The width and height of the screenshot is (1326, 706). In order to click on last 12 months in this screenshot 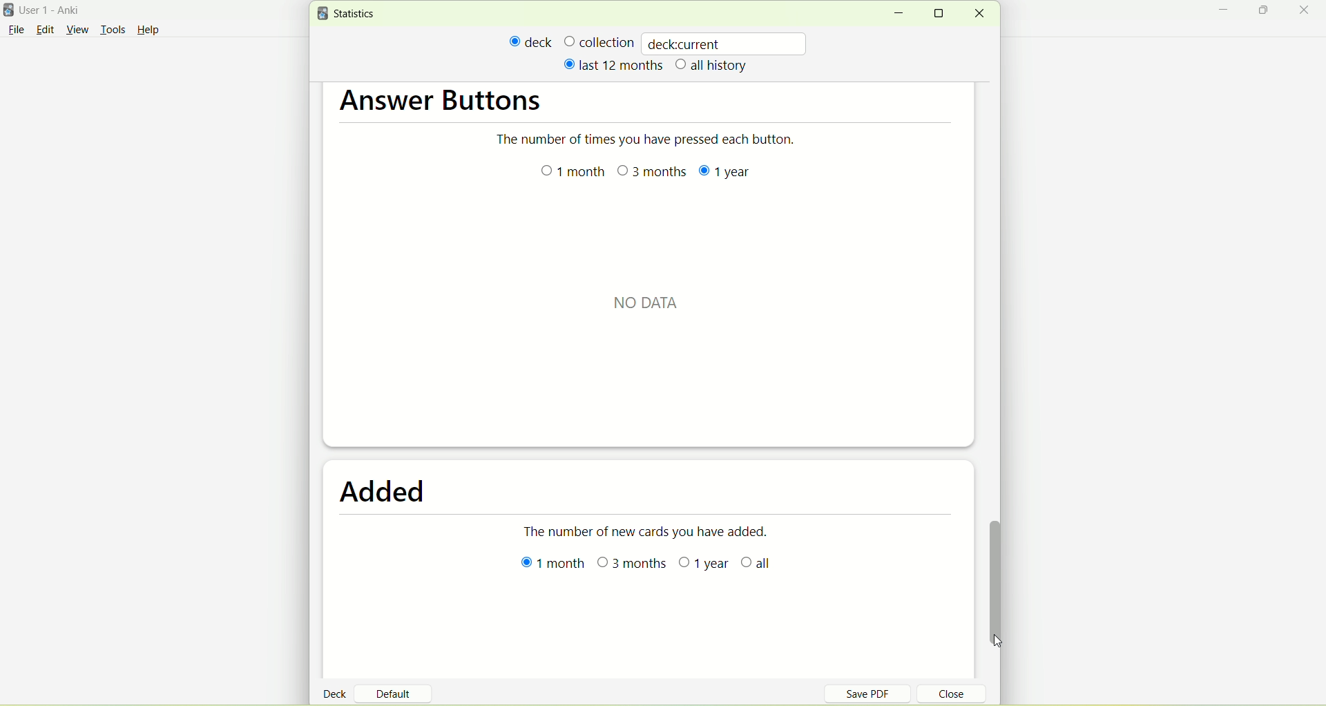, I will do `click(612, 64)`.